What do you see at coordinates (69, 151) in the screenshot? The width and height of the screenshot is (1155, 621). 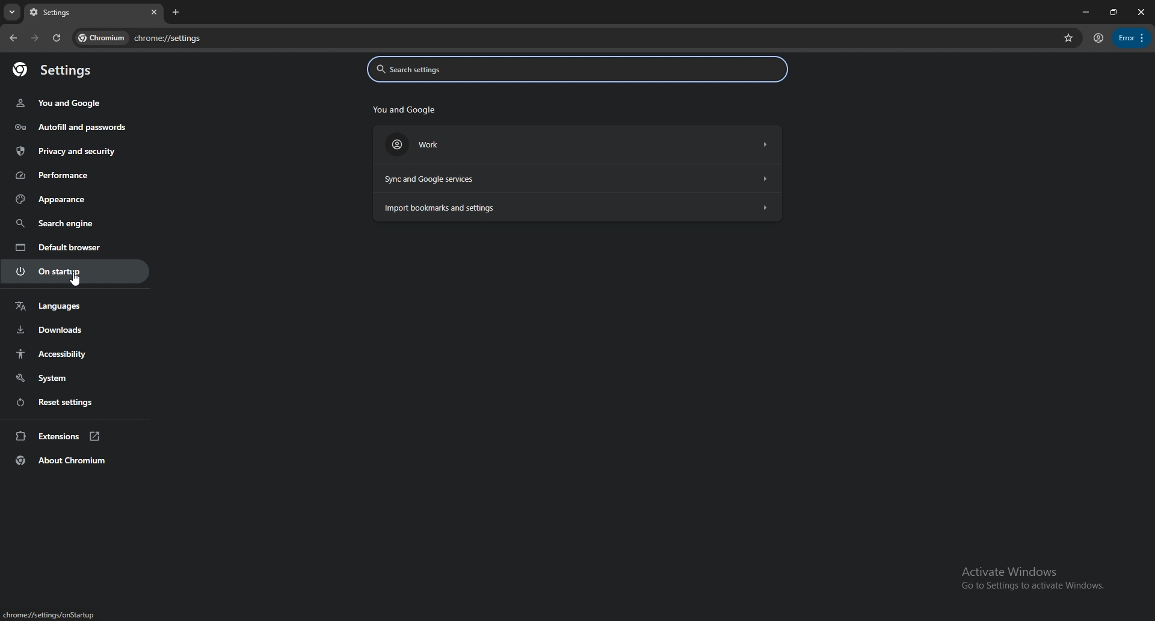 I see `privacy and security` at bounding box center [69, 151].